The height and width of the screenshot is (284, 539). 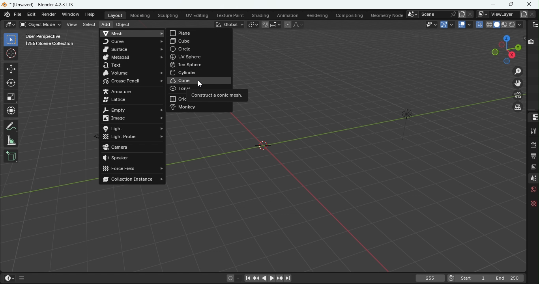 What do you see at coordinates (412, 14) in the screenshot?
I see `Browse scene to be linked` at bounding box center [412, 14].